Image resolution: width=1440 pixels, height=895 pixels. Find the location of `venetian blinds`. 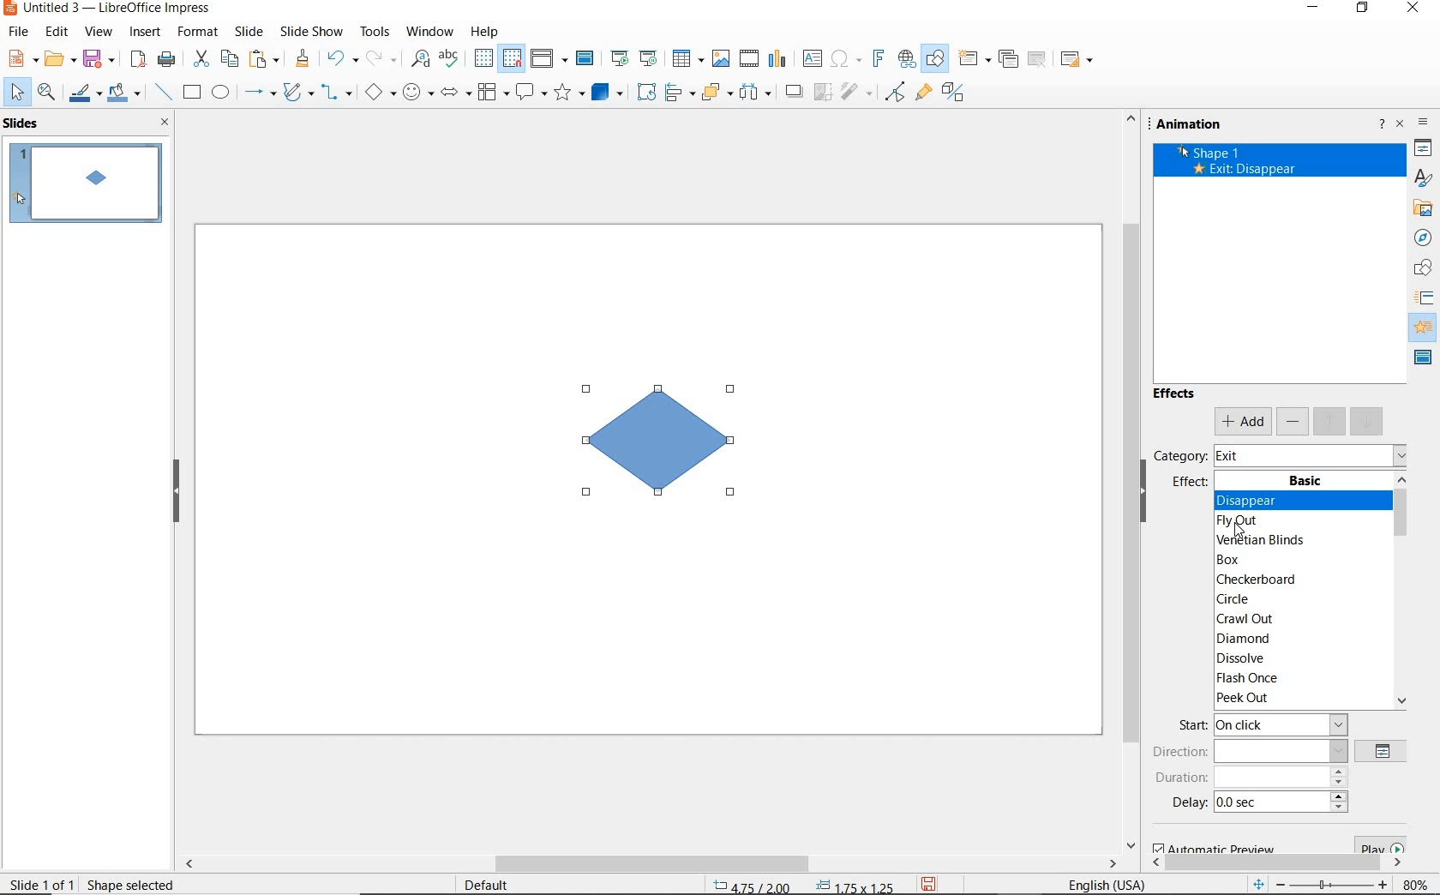

venetian blinds is located at coordinates (1297, 540).